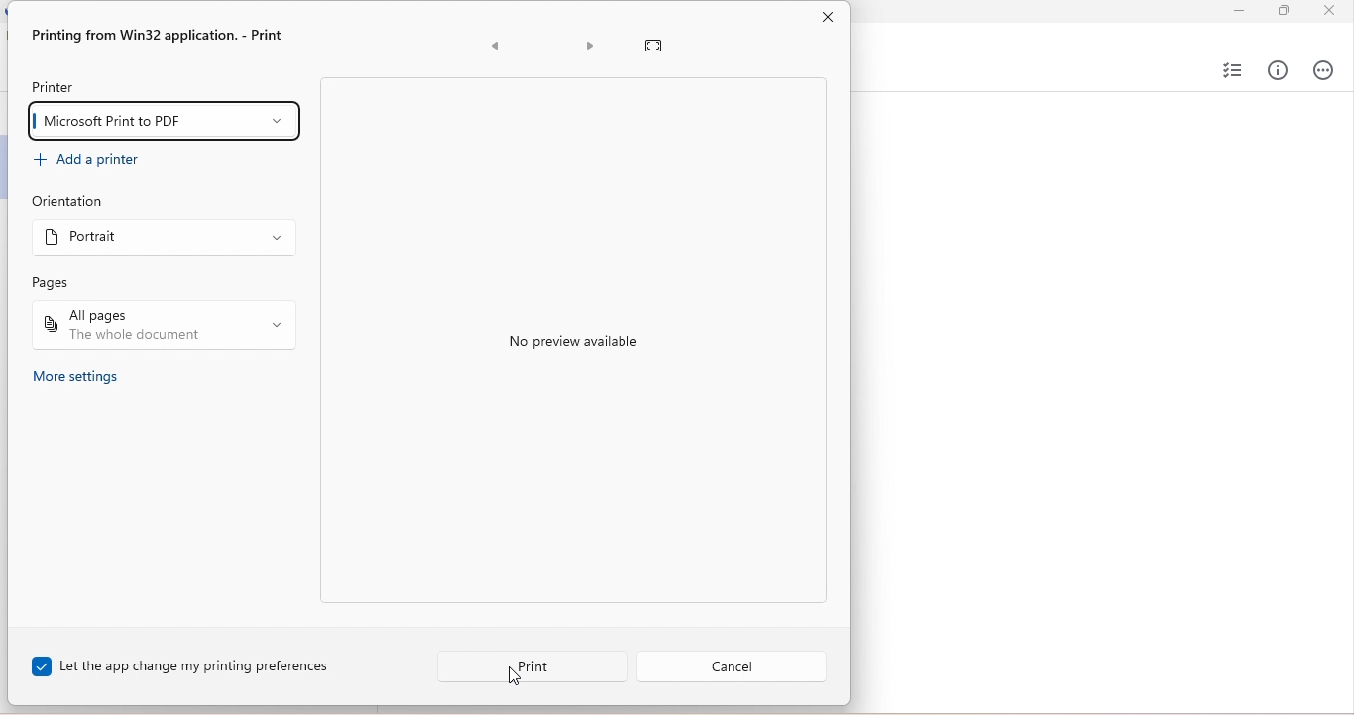 Image resolution: width=1354 pixels, height=715 pixels. Describe the element at coordinates (165, 240) in the screenshot. I see `select orientation` at that location.